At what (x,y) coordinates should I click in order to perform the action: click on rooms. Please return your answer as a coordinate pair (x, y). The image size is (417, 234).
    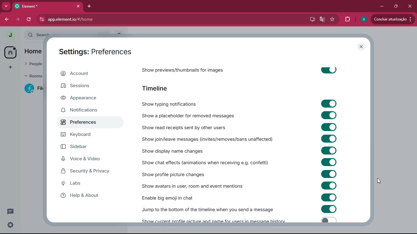
    Looking at the image, I should click on (33, 77).